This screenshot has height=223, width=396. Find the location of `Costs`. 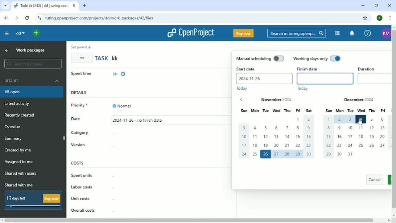

Costs is located at coordinates (78, 163).